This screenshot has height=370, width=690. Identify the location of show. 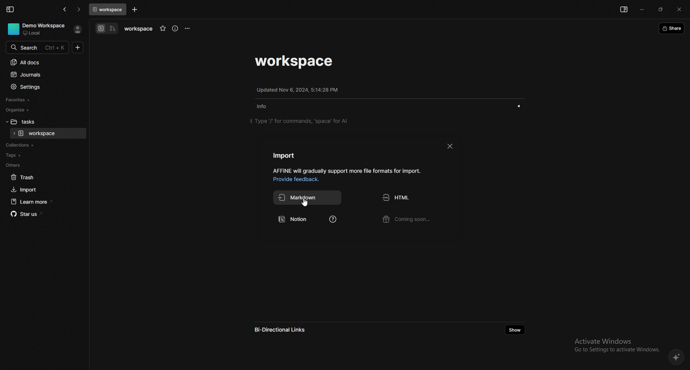
(519, 106).